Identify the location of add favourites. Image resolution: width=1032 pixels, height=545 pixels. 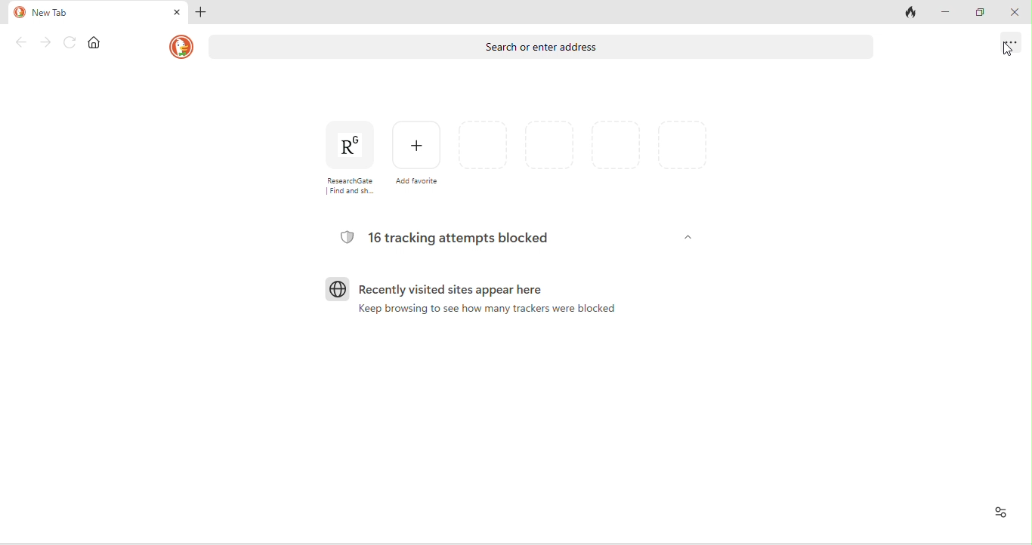
(418, 154).